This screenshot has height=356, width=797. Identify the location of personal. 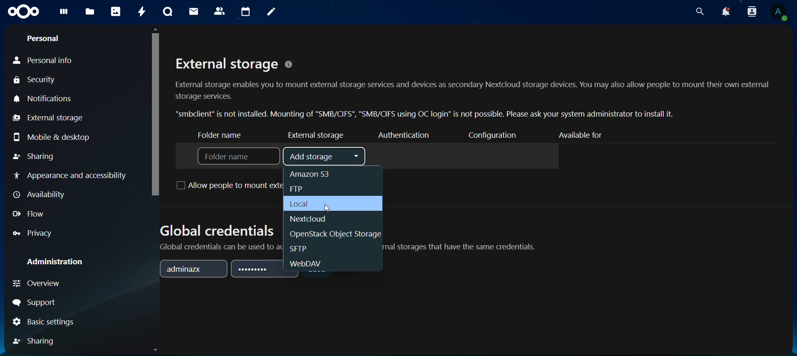
(44, 37).